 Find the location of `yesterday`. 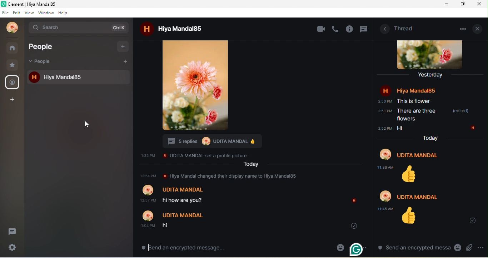

yesterday is located at coordinates (432, 75).